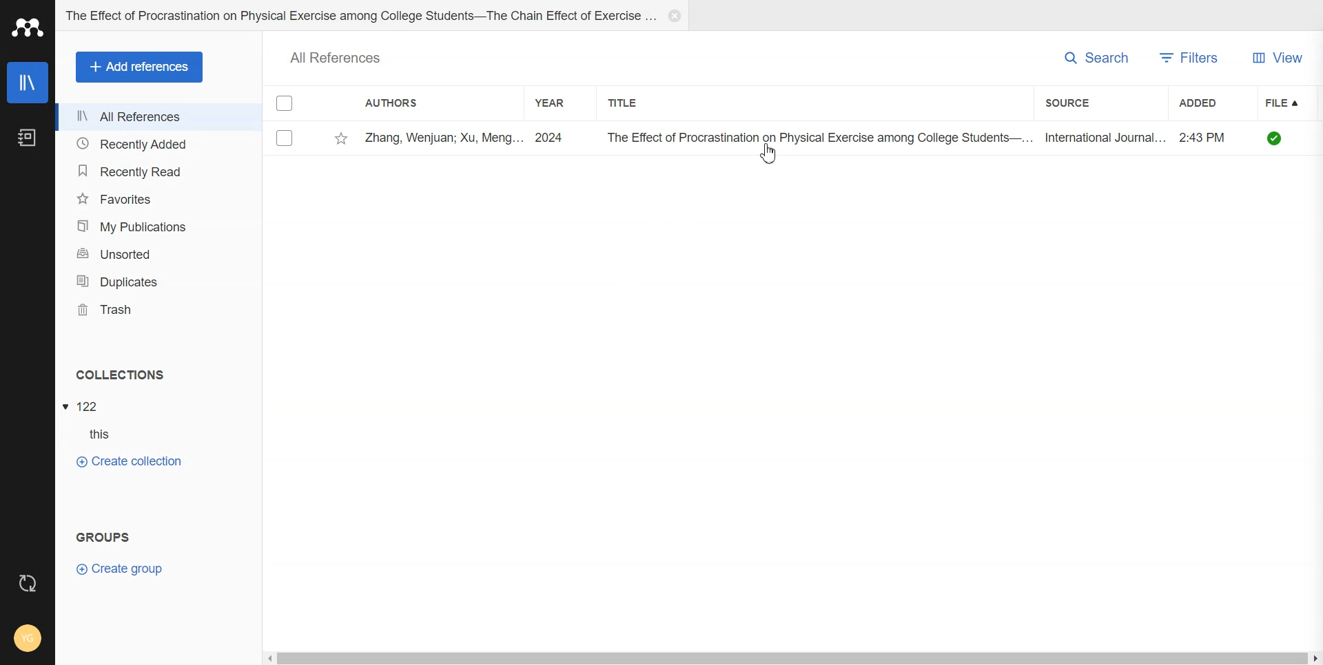 This screenshot has width=1323, height=665. I want to click on Unsorted, so click(158, 253).